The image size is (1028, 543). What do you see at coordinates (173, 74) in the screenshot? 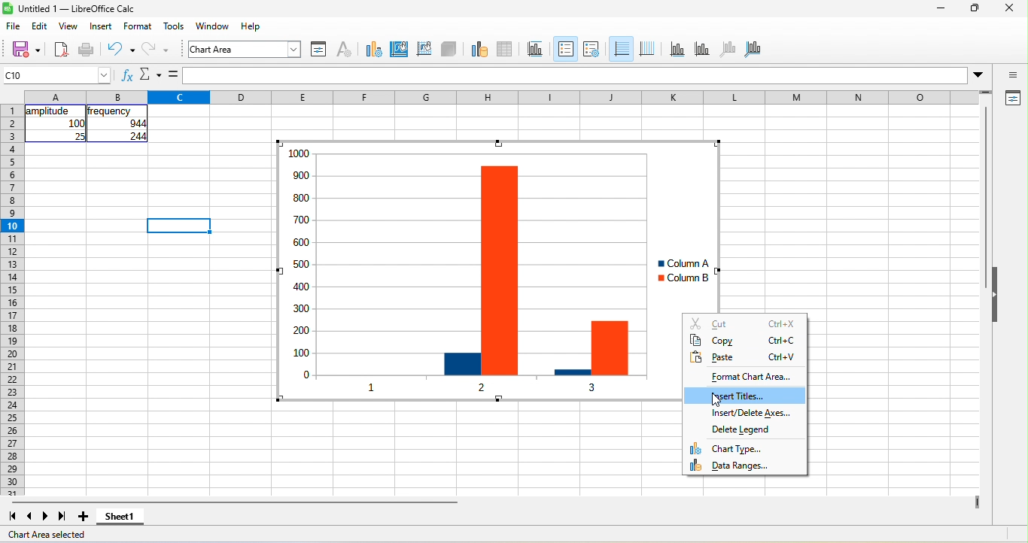
I see `is equal to symbol` at bounding box center [173, 74].